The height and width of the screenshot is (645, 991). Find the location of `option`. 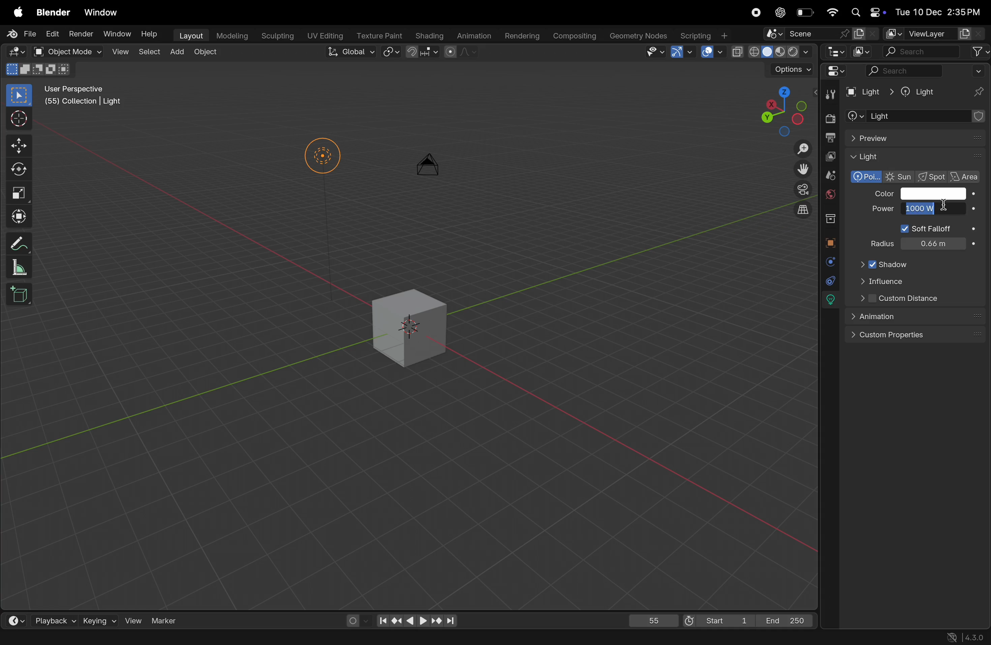

option is located at coordinates (790, 69).